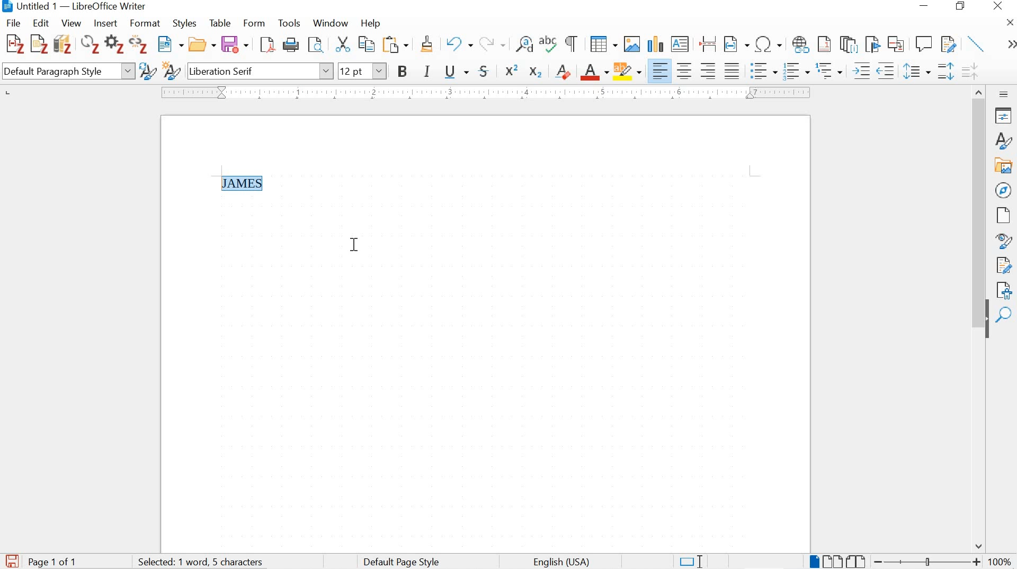  I want to click on bold, so click(404, 73).